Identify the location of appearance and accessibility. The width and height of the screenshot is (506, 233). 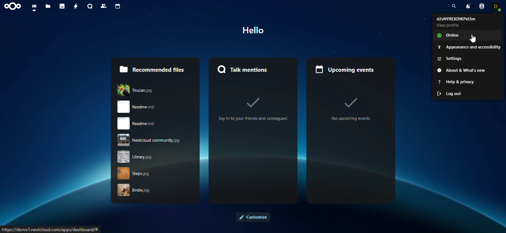
(468, 47).